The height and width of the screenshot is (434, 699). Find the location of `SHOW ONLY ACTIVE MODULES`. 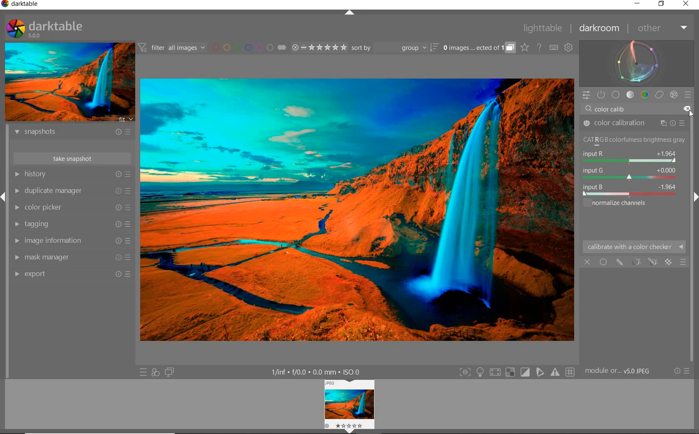

SHOW ONLY ACTIVE MODULES is located at coordinates (602, 95).